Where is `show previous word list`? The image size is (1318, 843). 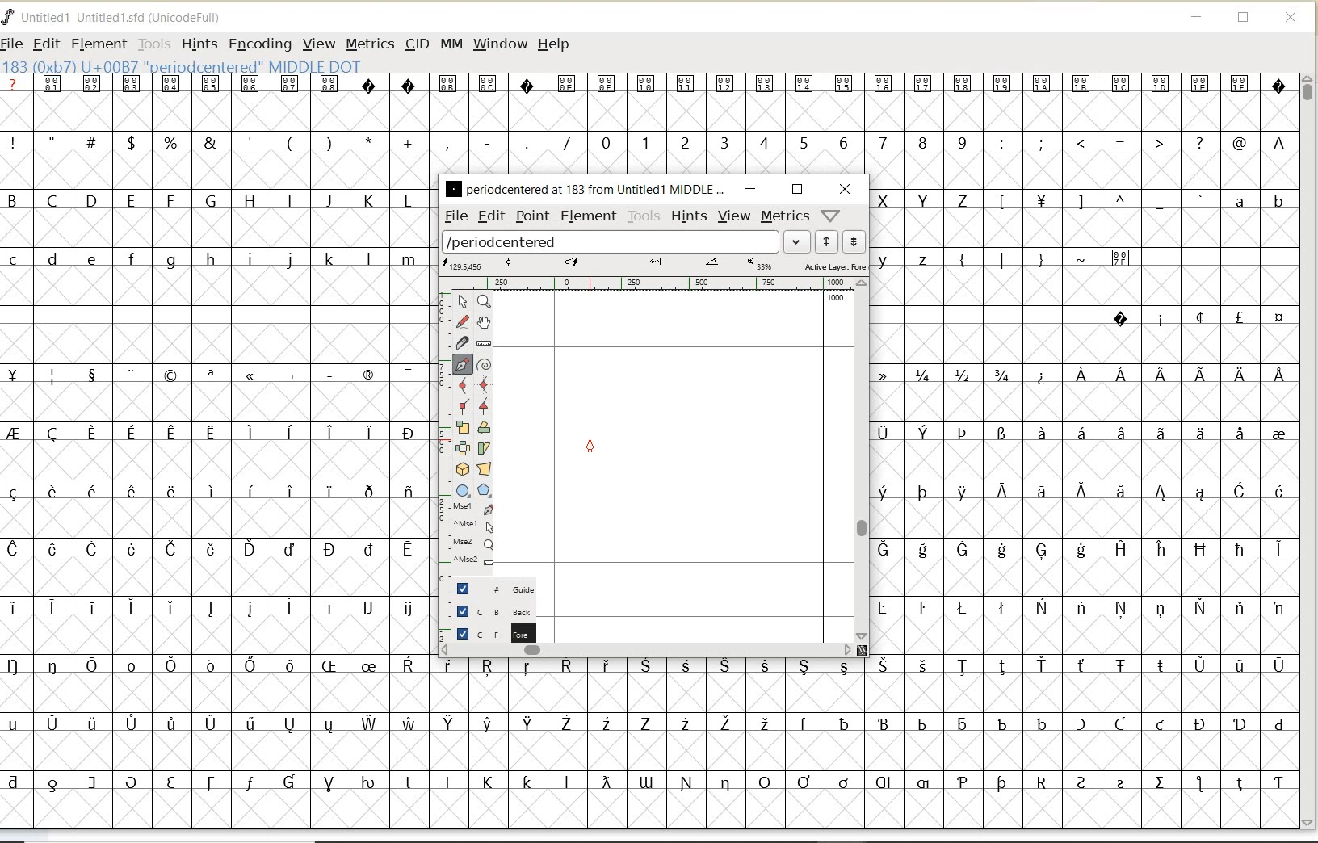 show previous word list is located at coordinates (828, 242).